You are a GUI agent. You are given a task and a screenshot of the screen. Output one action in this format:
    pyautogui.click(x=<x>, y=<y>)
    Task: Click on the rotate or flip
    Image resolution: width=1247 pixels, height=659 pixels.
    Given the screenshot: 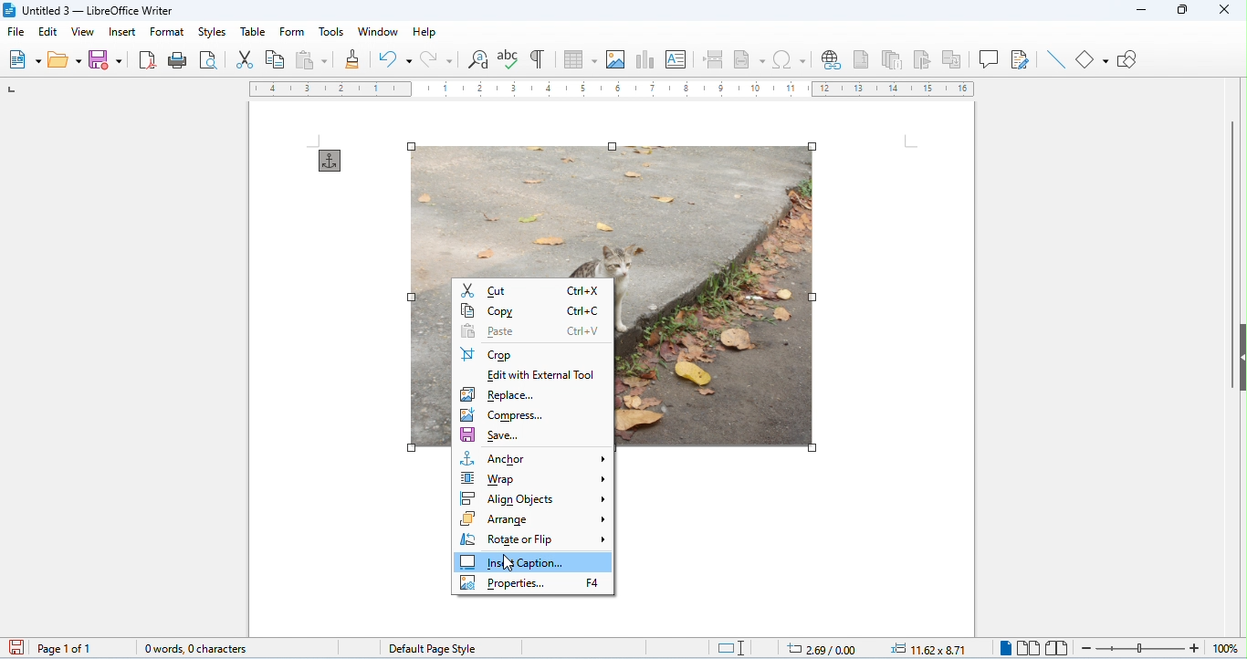 What is the action you would take?
    pyautogui.click(x=535, y=539)
    